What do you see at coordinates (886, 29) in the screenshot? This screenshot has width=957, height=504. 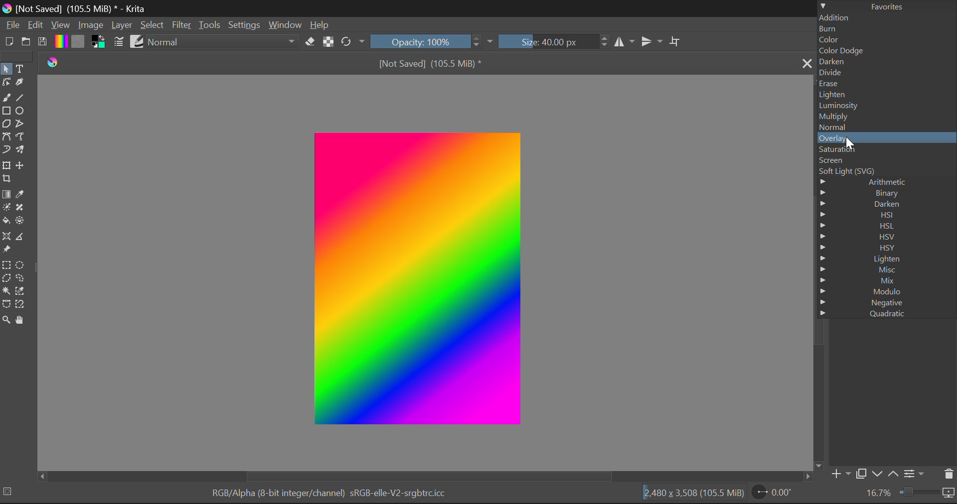 I see `Burn` at bounding box center [886, 29].